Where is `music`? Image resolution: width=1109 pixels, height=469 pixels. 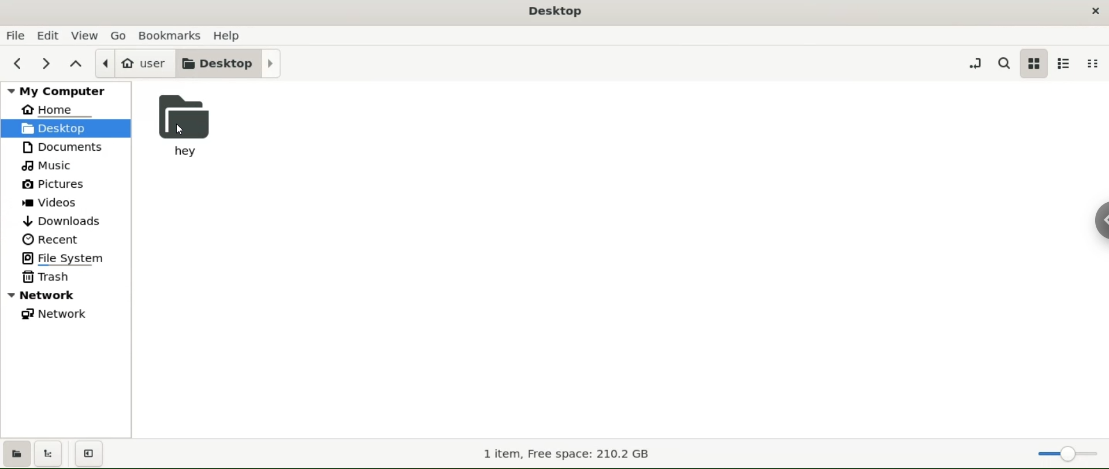 music is located at coordinates (64, 166).